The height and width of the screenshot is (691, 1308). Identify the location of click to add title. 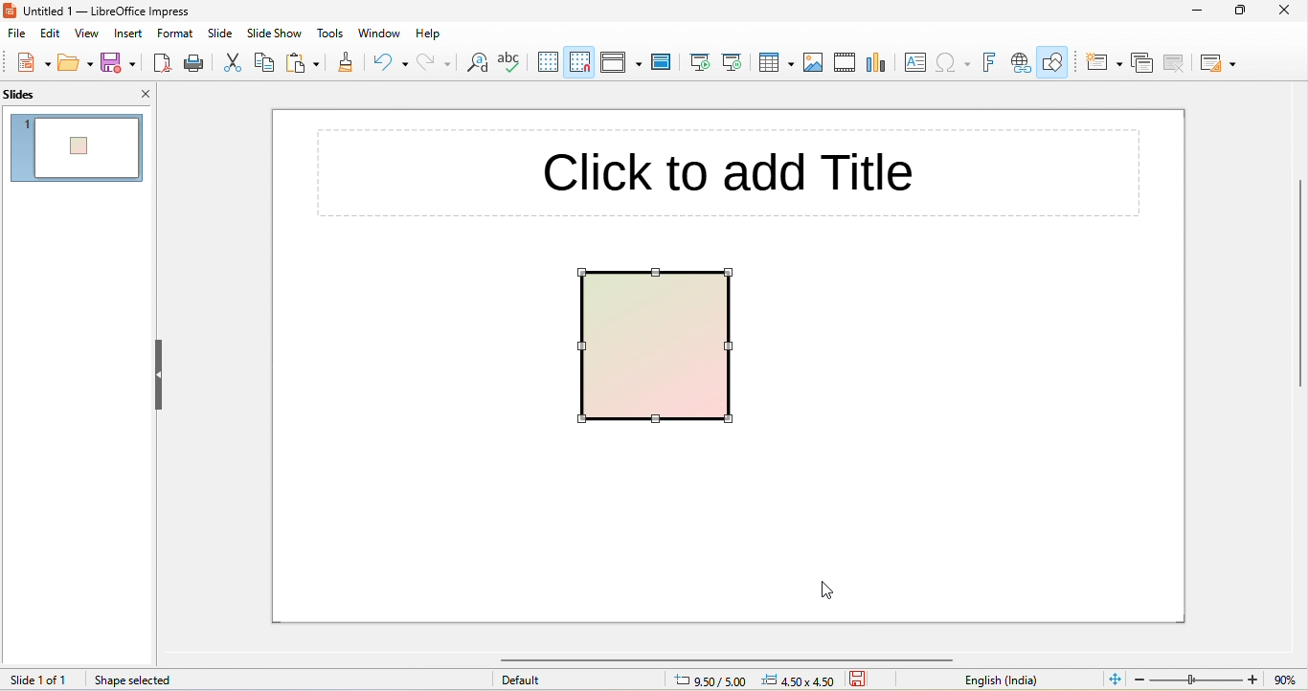
(723, 168).